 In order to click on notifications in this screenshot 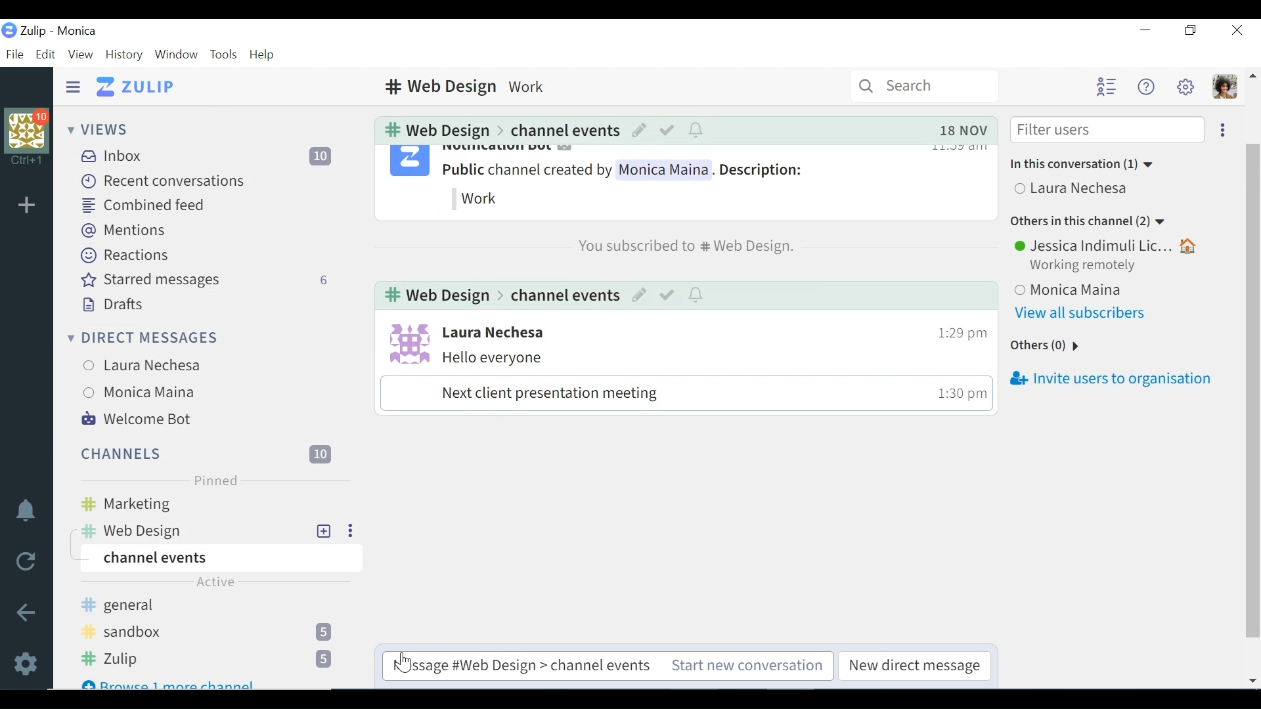, I will do `click(697, 129)`.